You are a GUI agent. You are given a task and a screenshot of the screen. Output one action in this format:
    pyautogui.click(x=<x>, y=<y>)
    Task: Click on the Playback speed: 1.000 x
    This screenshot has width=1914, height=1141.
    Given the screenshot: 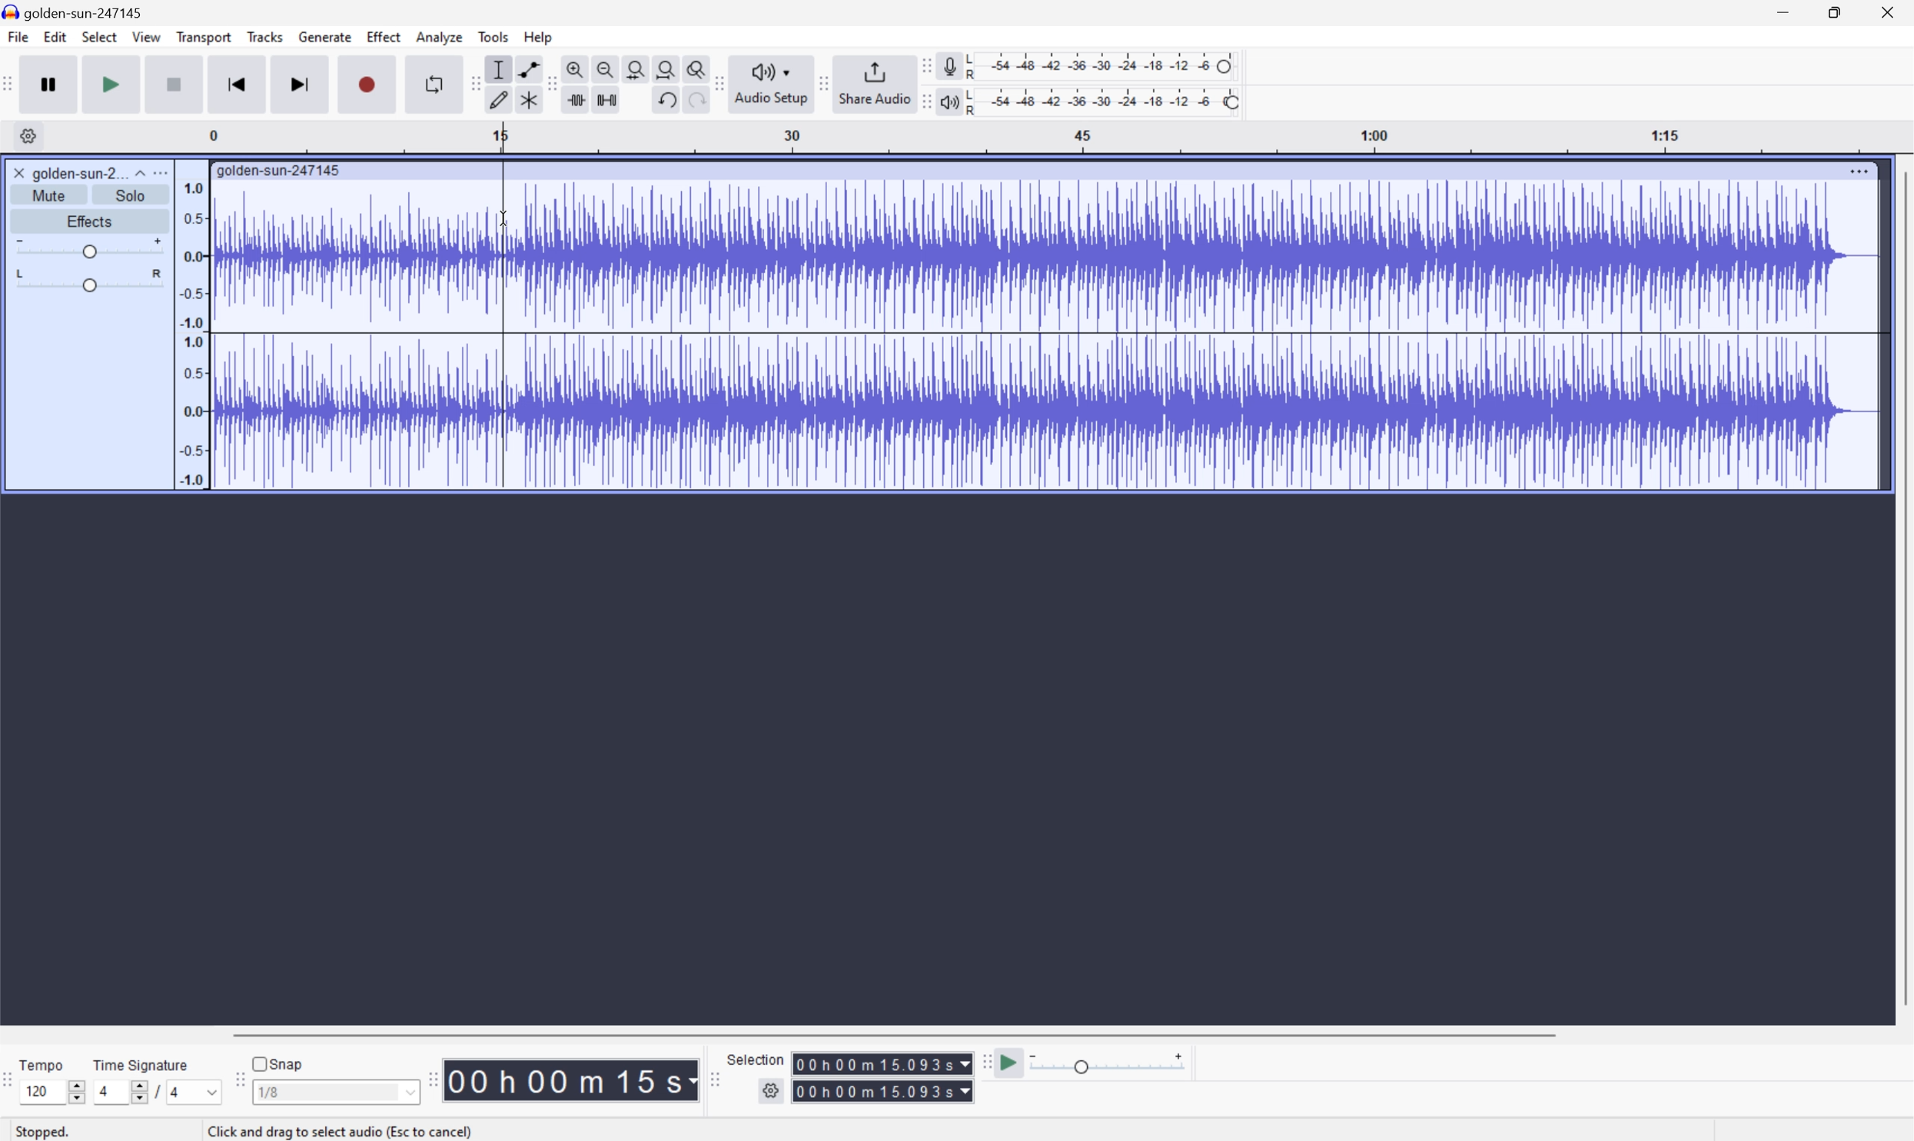 What is the action you would take?
    pyautogui.click(x=1110, y=1063)
    